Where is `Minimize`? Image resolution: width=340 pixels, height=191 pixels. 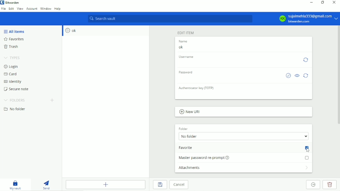
Minimize is located at coordinates (311, 2).